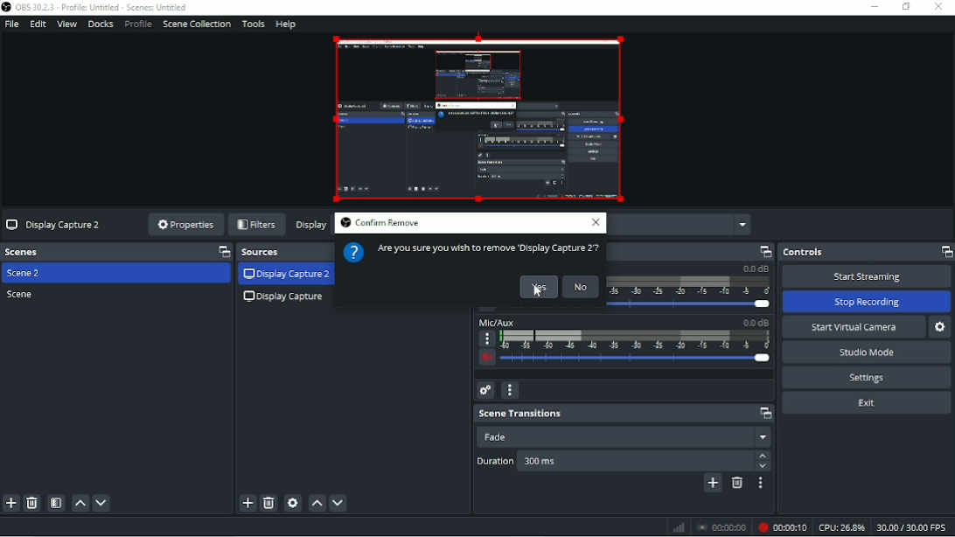 The height and width of the screenshot is (537, 955). What do you see at coordinates (853, 326) in the screenshot?
I see `Start virtual camera` at bounding box center [853, 326].